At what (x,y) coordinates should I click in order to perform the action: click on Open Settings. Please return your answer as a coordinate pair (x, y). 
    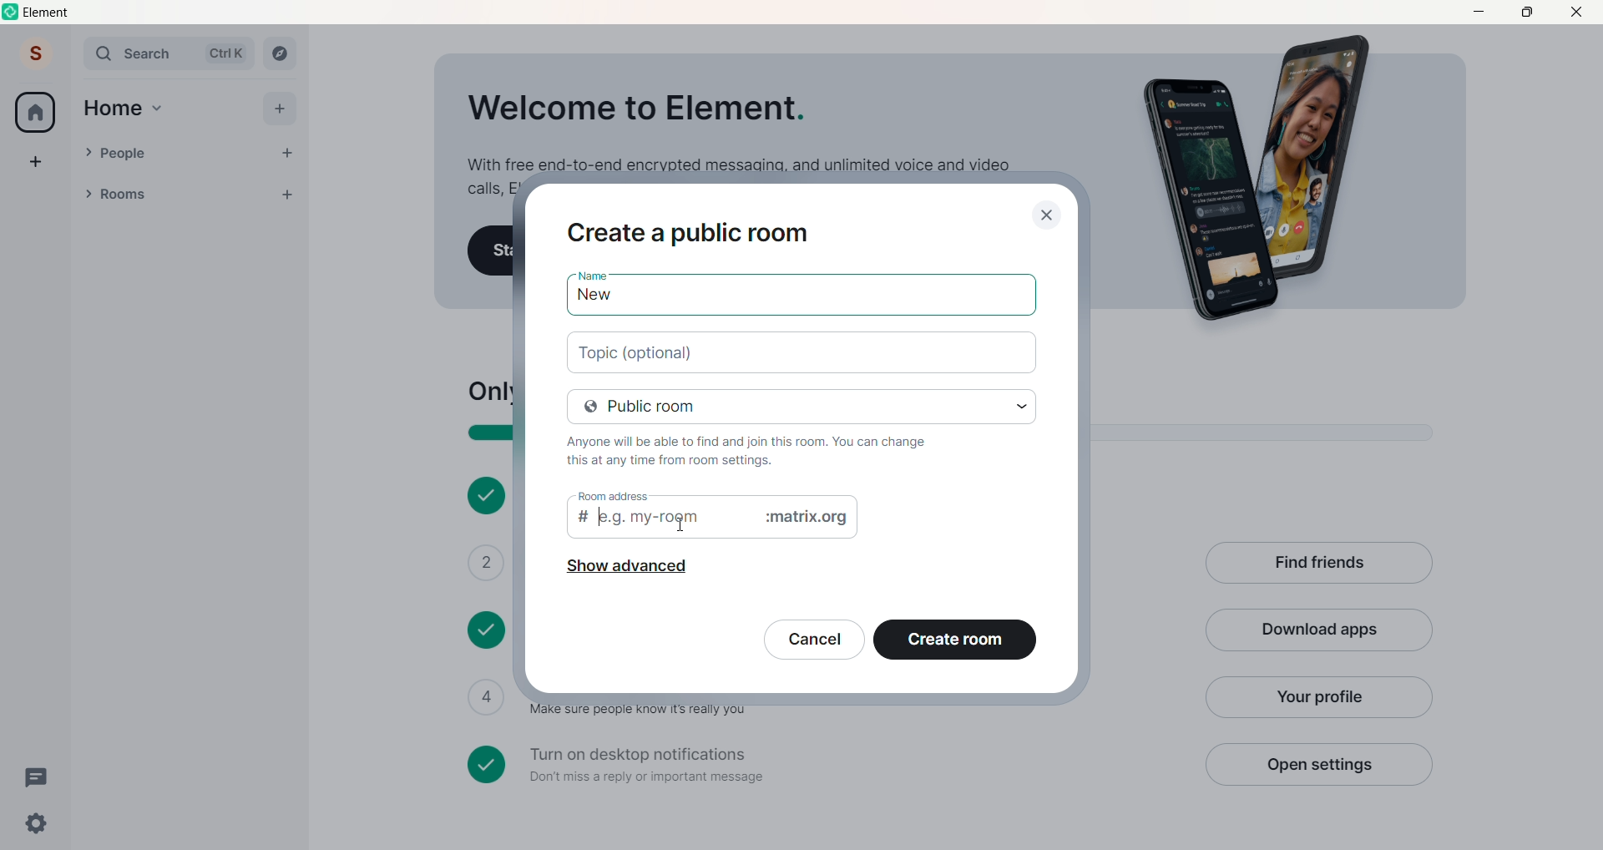
    Looking at the image, I should click on (1317, 764).